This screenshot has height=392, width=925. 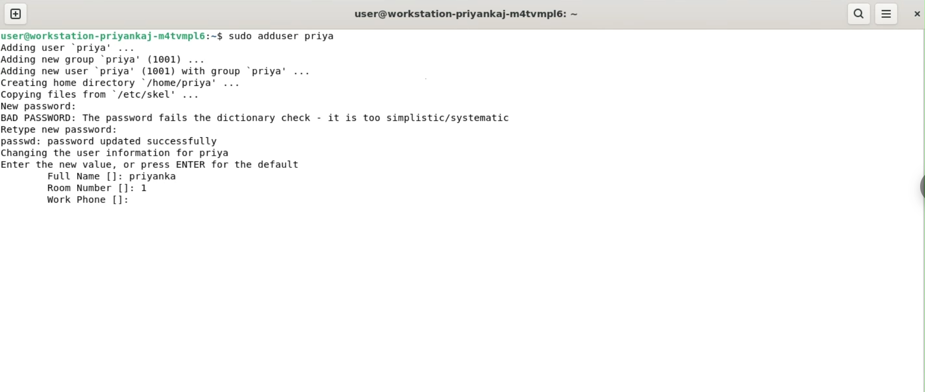 I want to click on search, so click(x=858, y=14).